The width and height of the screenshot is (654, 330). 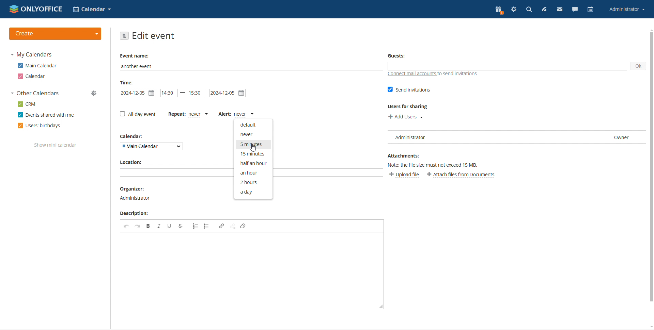 What do you see at coordinates (130, 162) in the screenshot?
I see `Location:` at bounding box center [130, 162].